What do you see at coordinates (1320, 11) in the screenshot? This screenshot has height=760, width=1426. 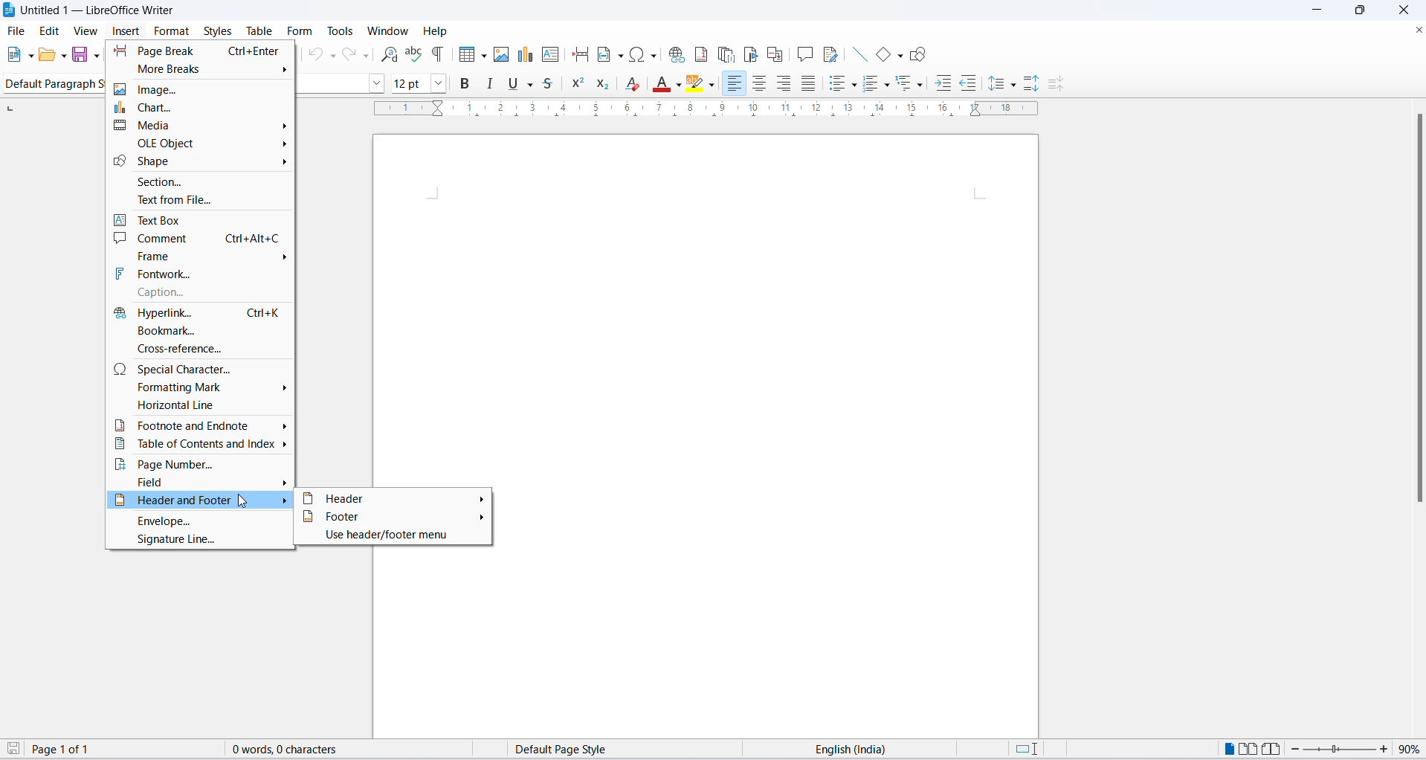 I see `minimize` at bounding box center [1320, 11].